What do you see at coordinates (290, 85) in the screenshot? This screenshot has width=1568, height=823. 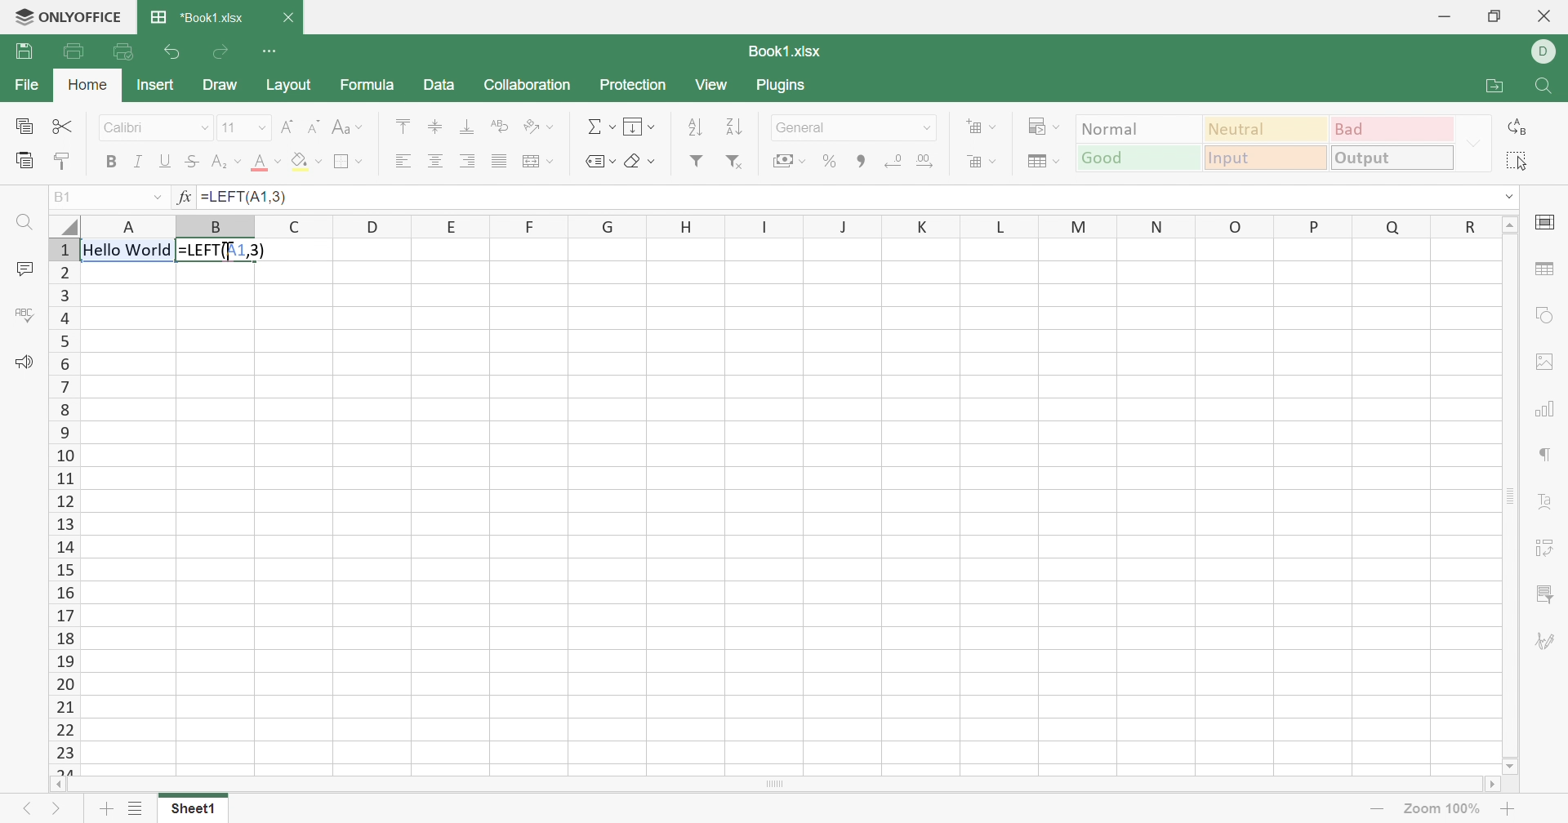 I see `Layout` at bounding box center [290, 85].